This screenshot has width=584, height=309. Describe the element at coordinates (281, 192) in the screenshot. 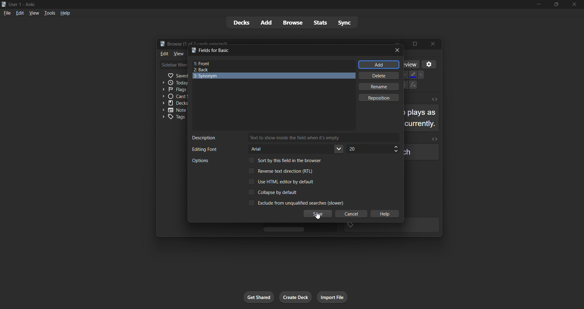

I see `Collapse by default` at that location.